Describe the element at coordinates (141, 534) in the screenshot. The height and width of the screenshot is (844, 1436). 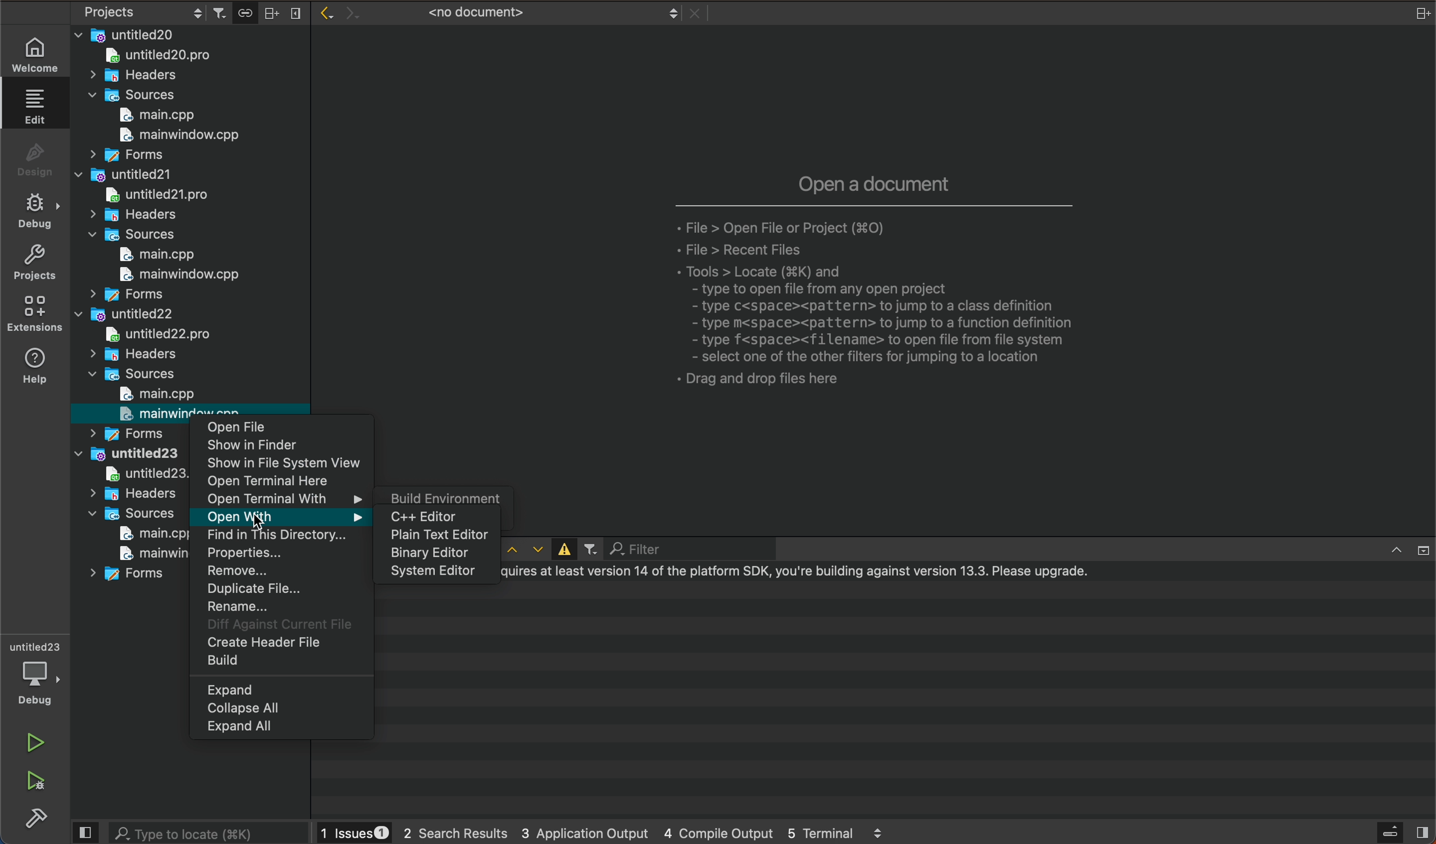
I see `msin.cpp` at that location.